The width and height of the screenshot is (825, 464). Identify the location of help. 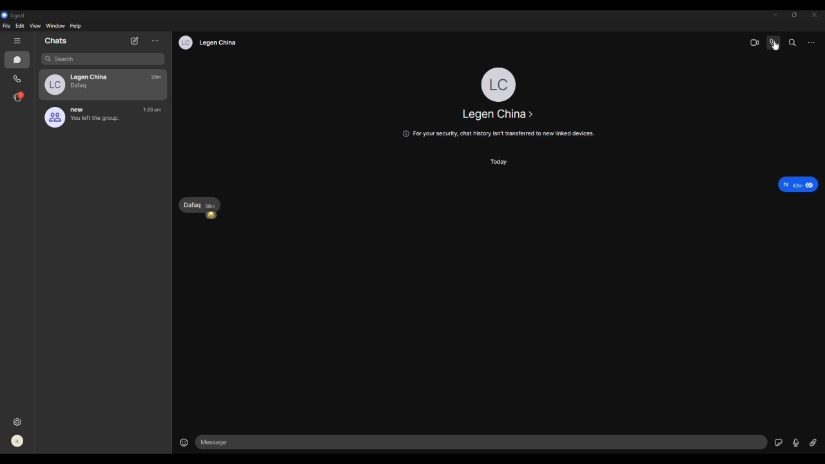
(77, 26).